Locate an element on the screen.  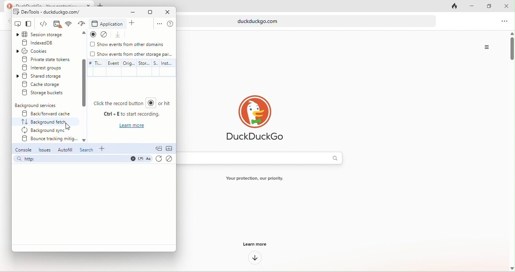
refresh is located at coordinates (159, 160).